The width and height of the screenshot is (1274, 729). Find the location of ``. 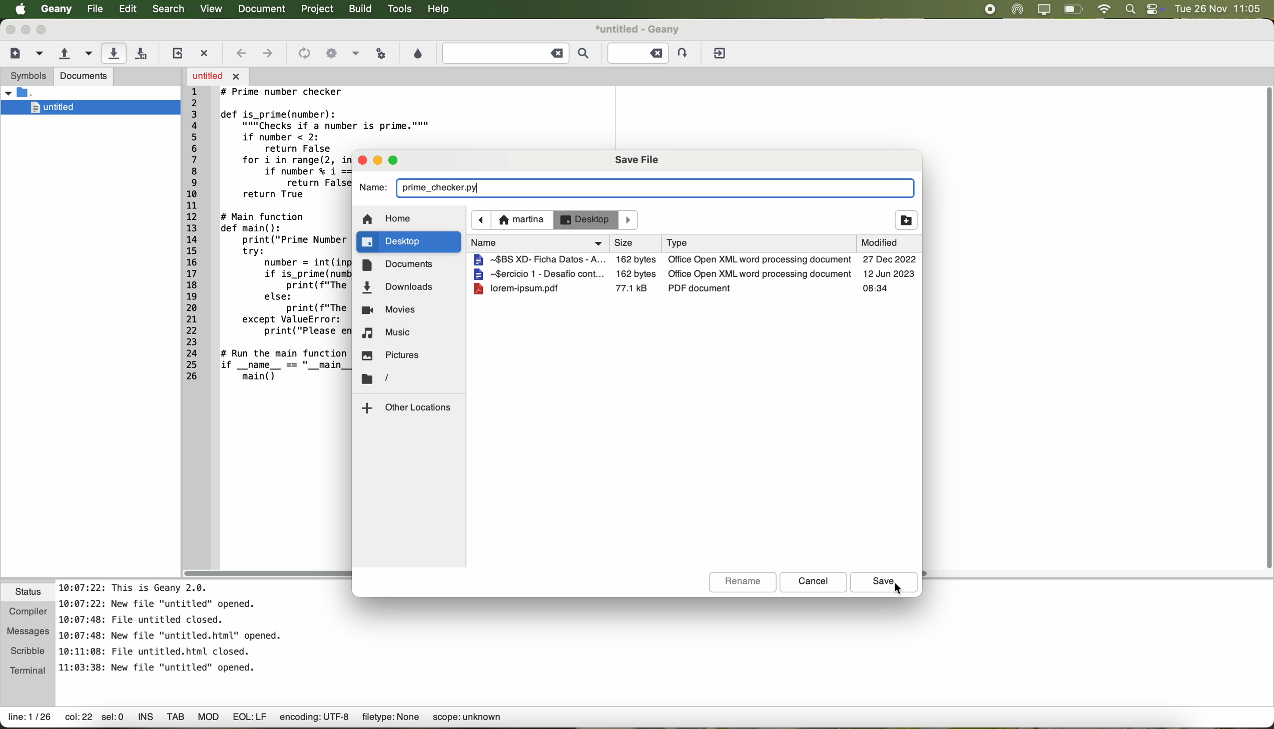

 is located at coordinates (630, 220).